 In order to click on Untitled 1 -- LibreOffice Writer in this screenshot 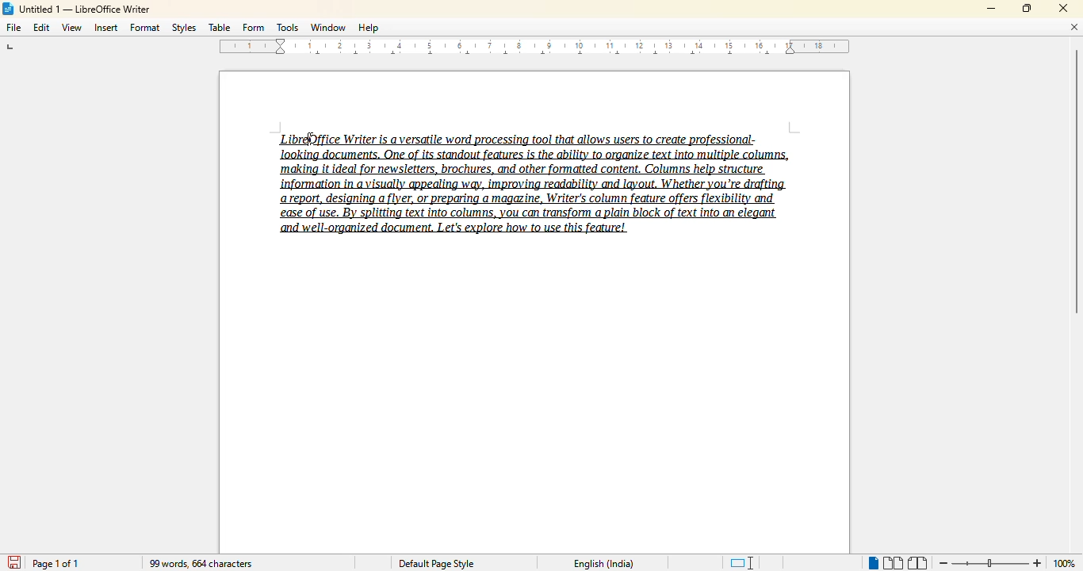, I will do `click(87, 10)`.